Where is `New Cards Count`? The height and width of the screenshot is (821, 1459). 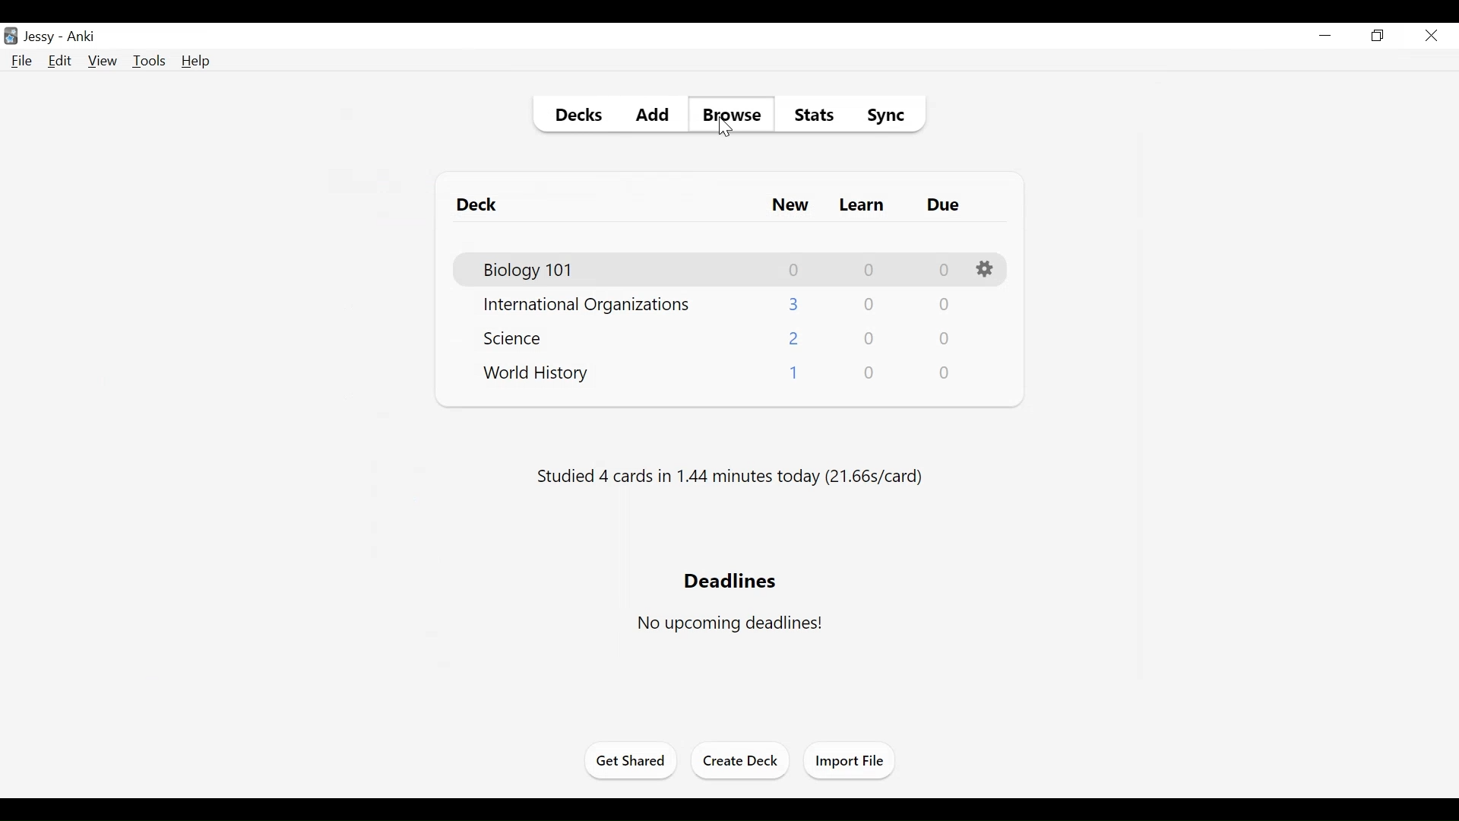 New Cards Count is located at coordinates (794, 304).